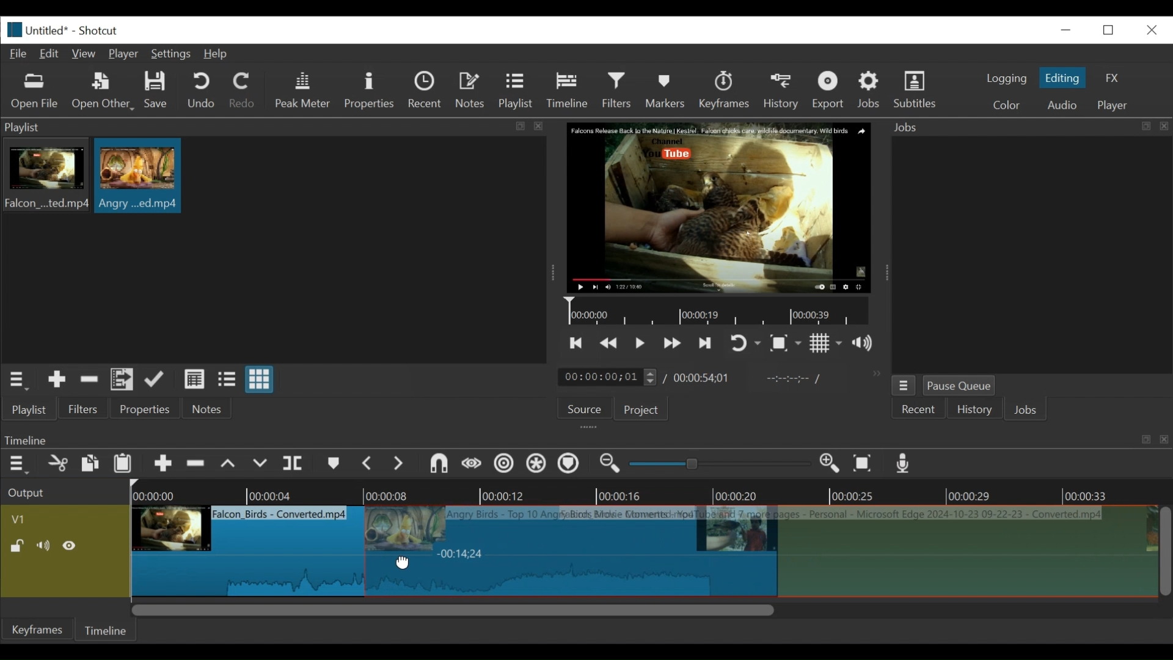  What do you see at coordinates (269, 127) in the screenshot?
I see `playlist panel` at bounding box center [269, 127].